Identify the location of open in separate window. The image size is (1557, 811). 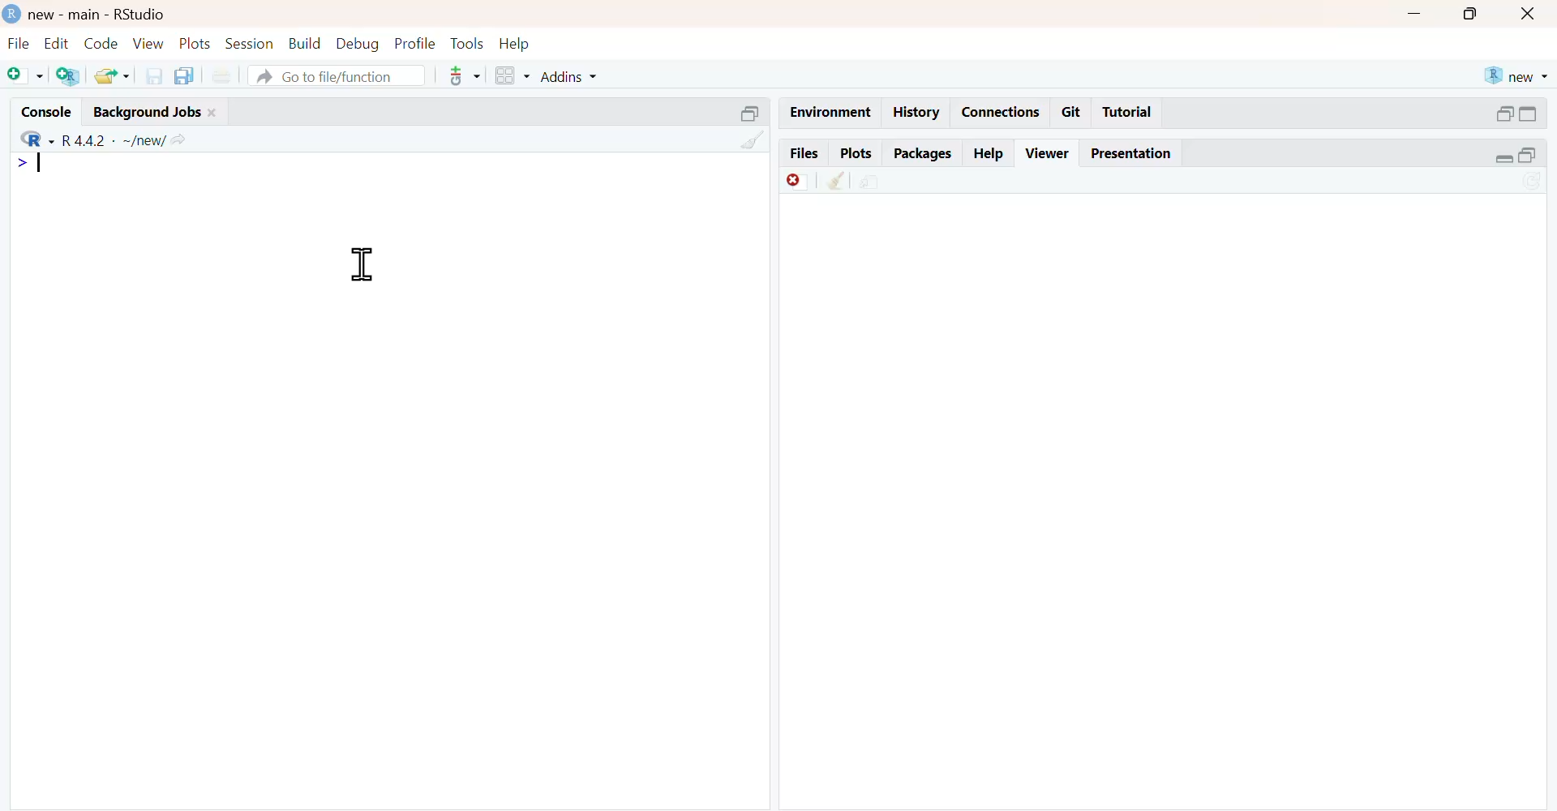
(1506, 114).